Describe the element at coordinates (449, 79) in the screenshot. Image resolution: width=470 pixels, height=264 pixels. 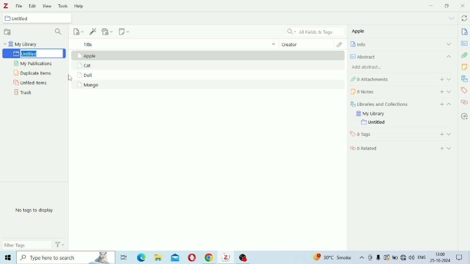
I see `Expand section` at that location.